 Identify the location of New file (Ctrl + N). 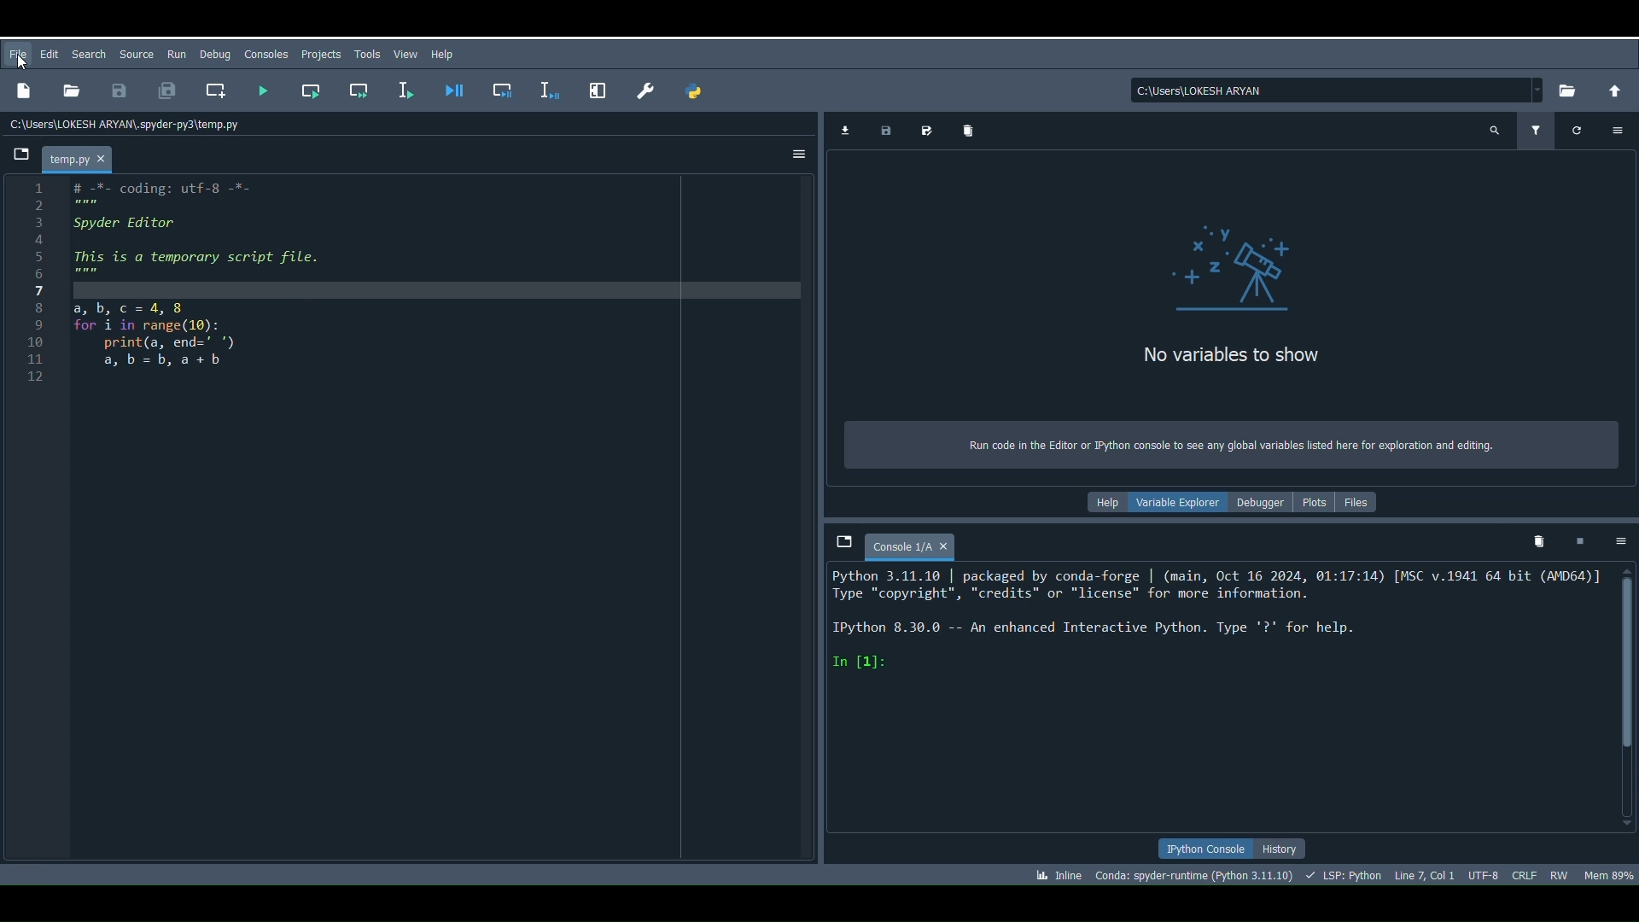
(21, 94).